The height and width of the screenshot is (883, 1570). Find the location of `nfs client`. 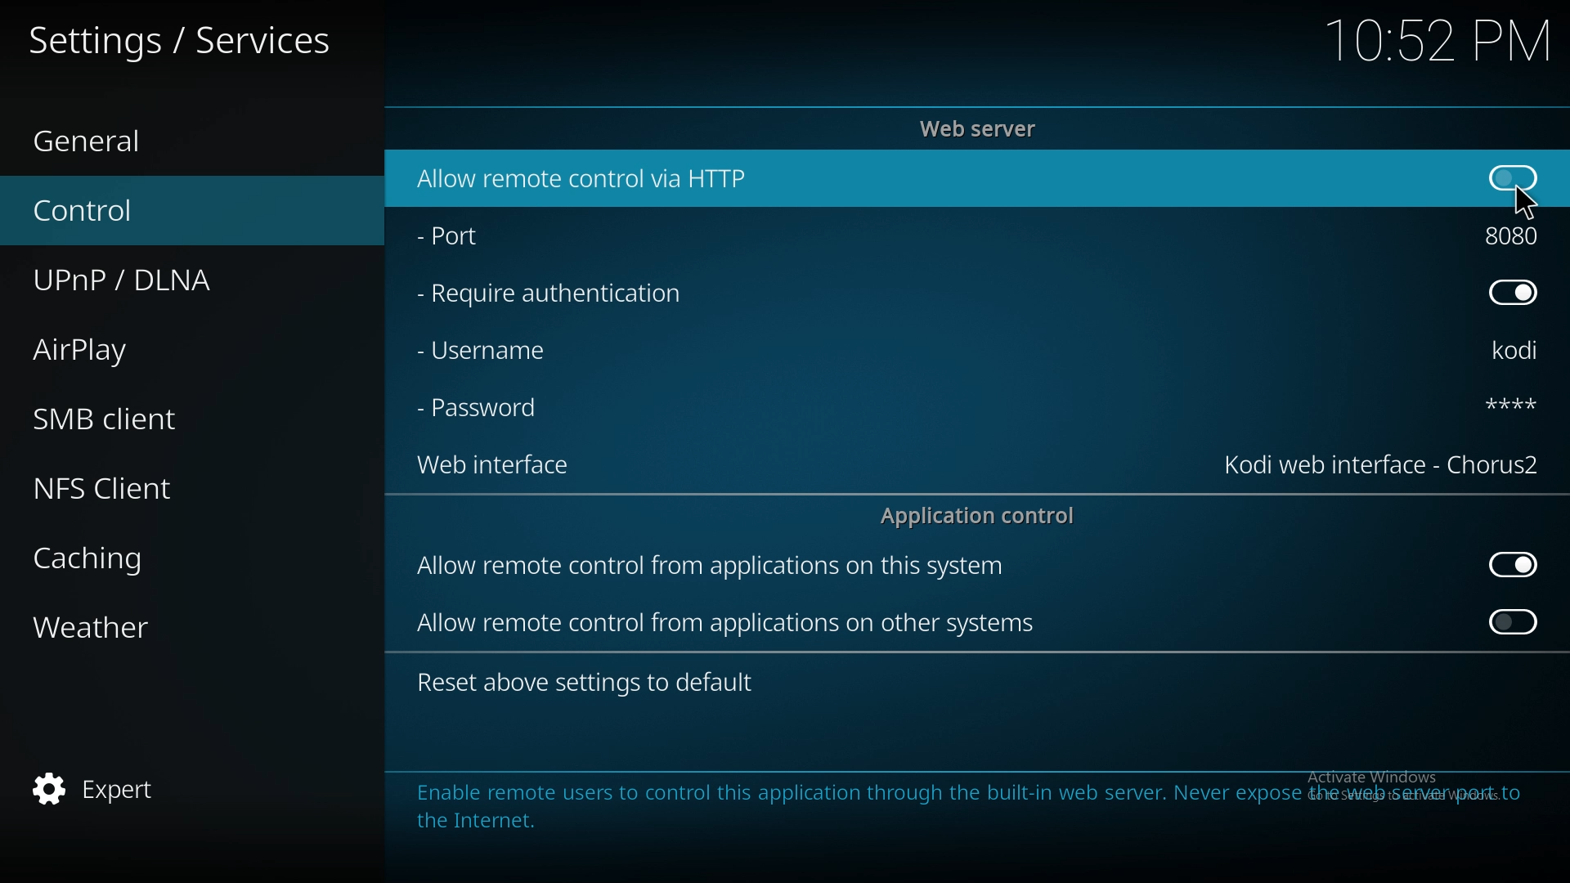

nfs client is located at coordinates (172, 486).